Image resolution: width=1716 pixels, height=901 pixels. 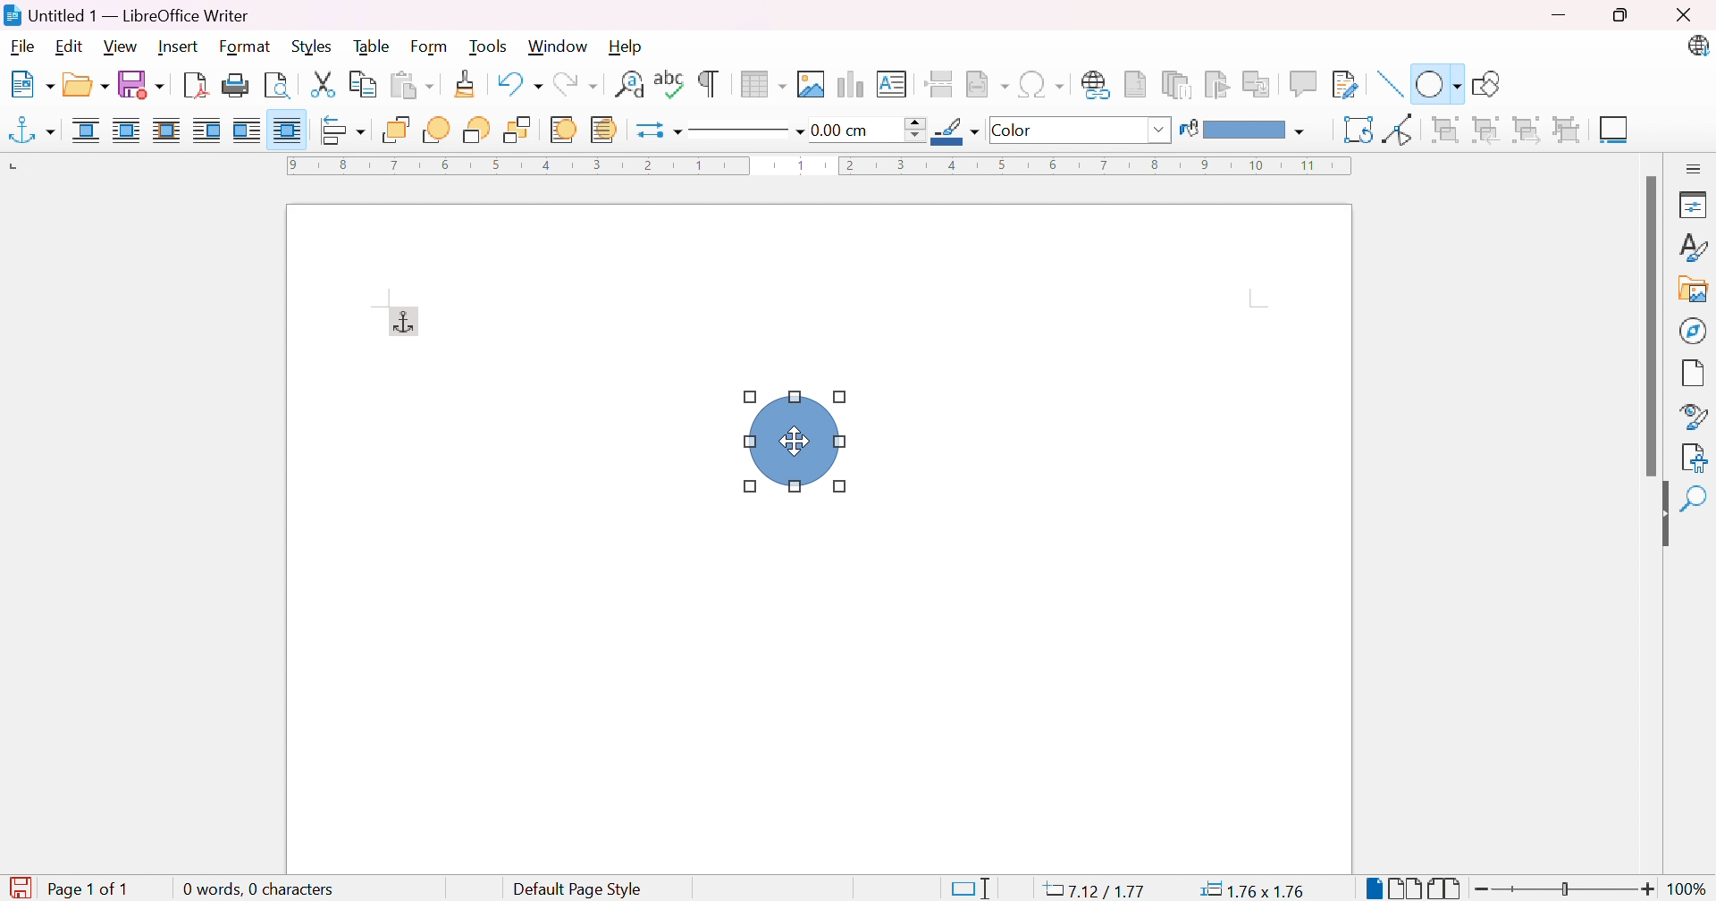 What do you see at coordinates (1179, 85) in the screenshot?
I see `Insert endnote ` at bounding box center [1179, 85].